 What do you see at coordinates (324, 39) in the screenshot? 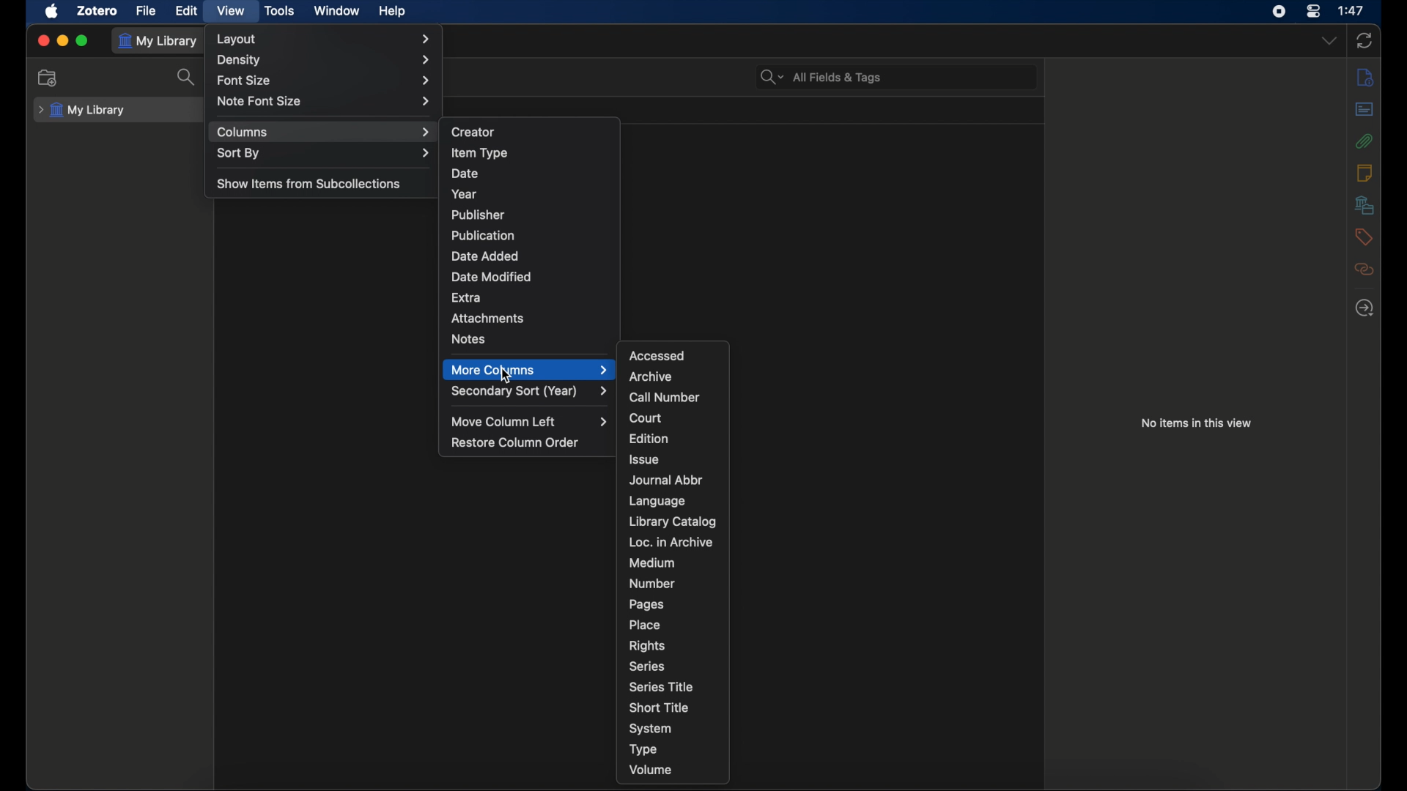
I see `layout ` at bounding box center [324, 39].